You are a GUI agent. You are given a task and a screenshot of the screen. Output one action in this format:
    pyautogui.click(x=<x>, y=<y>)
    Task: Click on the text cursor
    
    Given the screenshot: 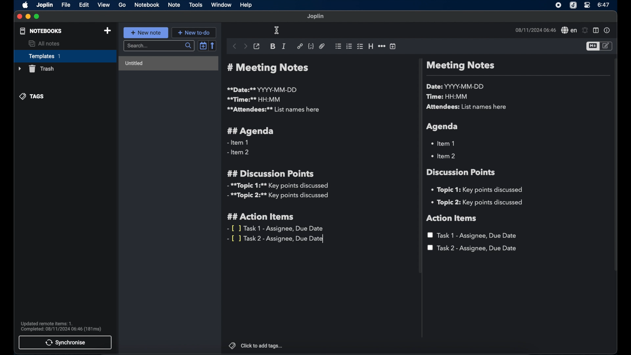 What is the action you would take?
    pyautogui.click(x=276, y=31)
    